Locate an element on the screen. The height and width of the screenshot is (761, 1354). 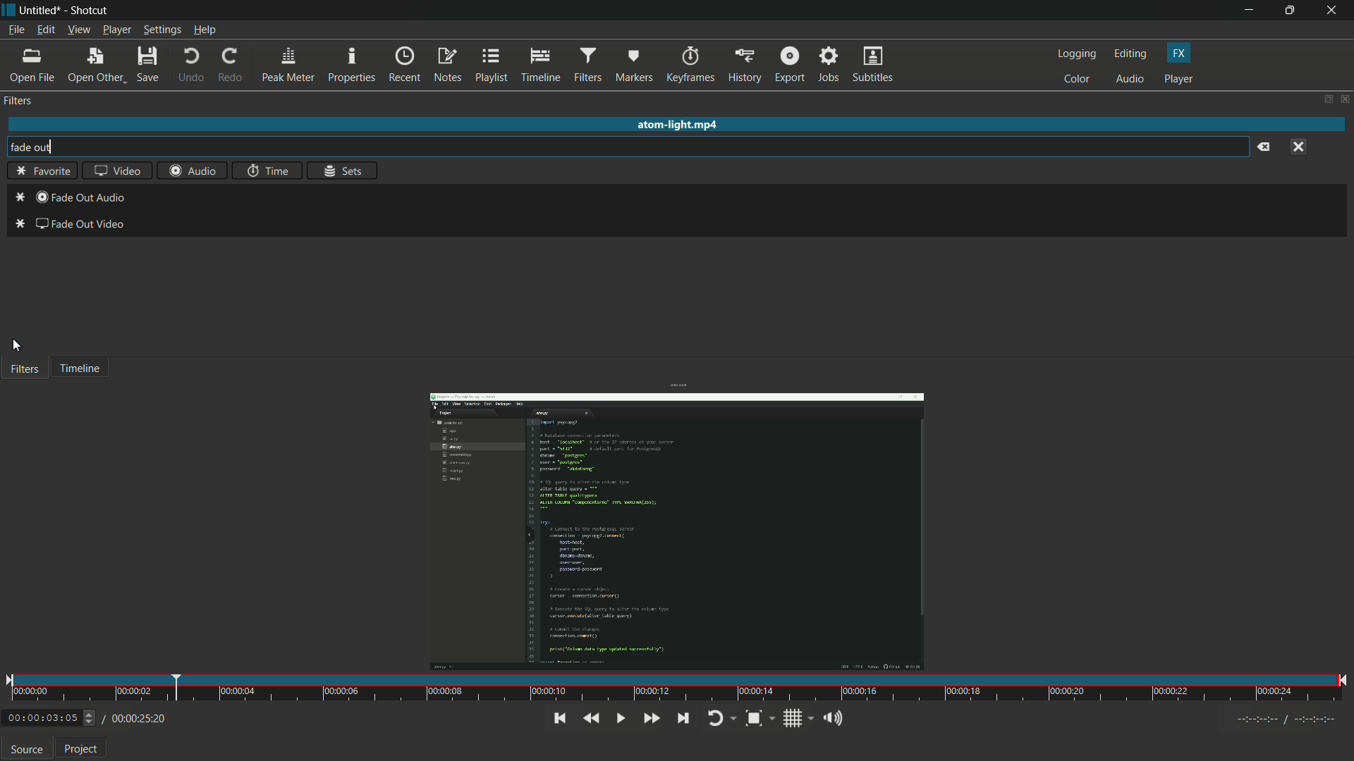
recent is located at coordinates (404, 65).